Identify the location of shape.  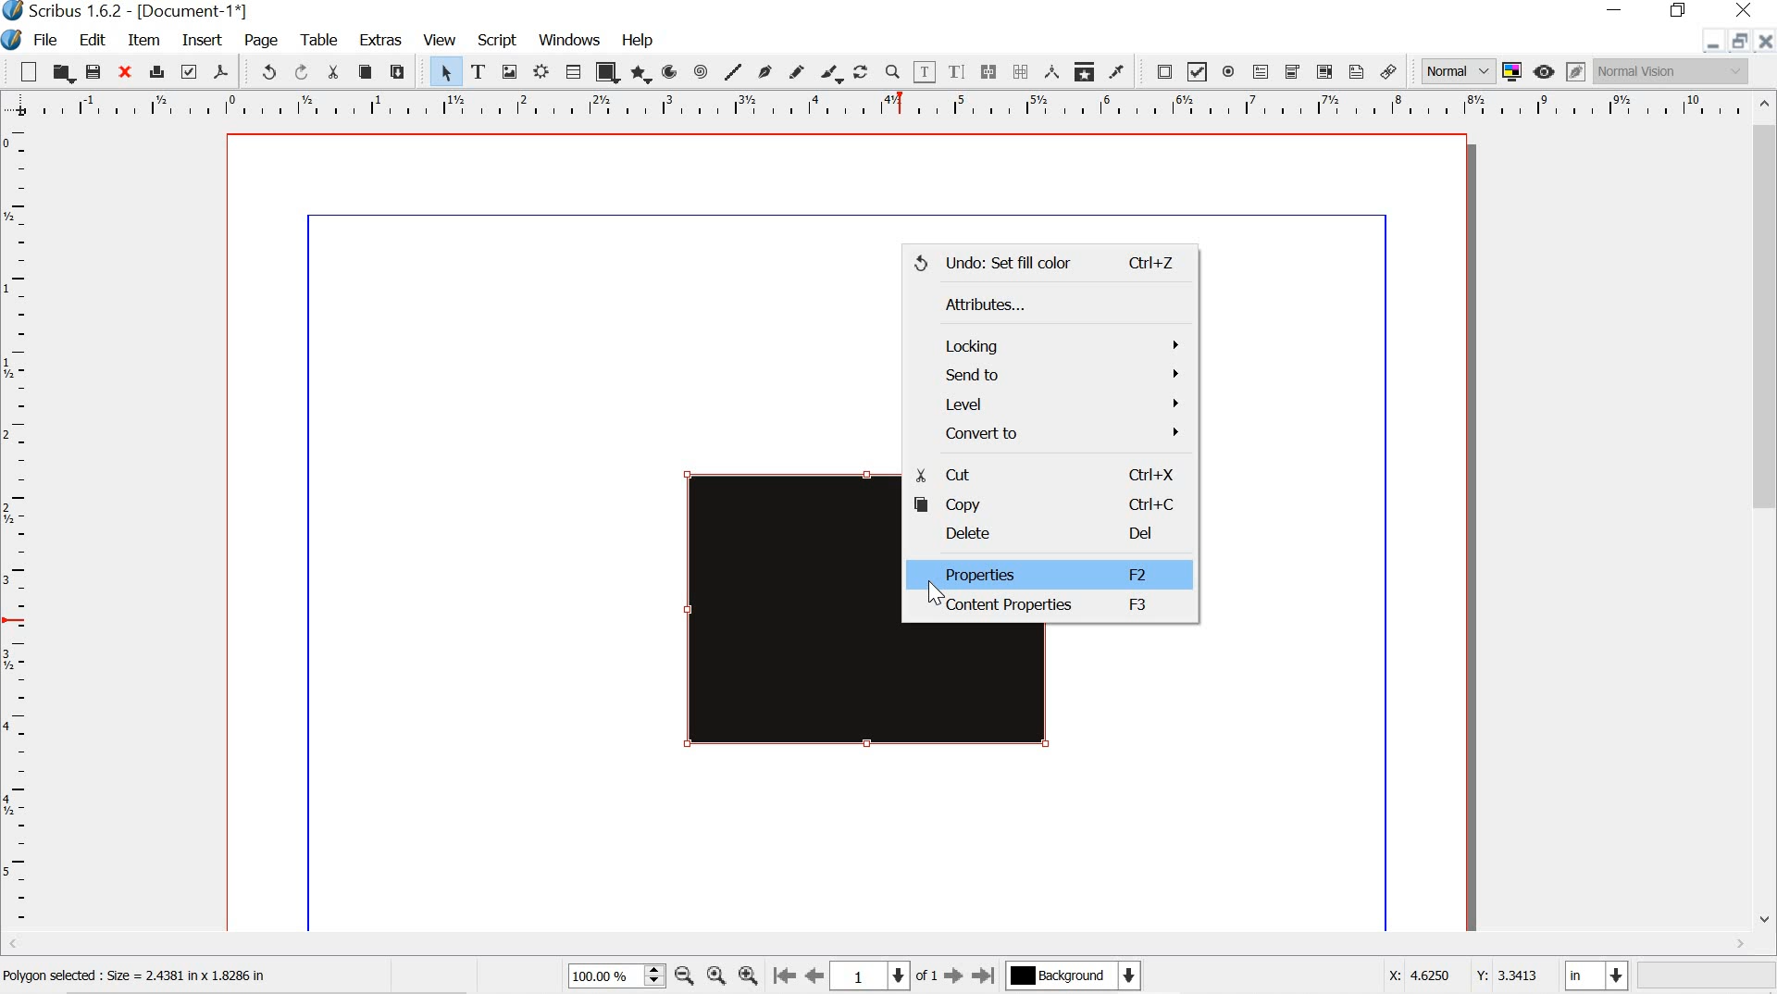
(606, 72).